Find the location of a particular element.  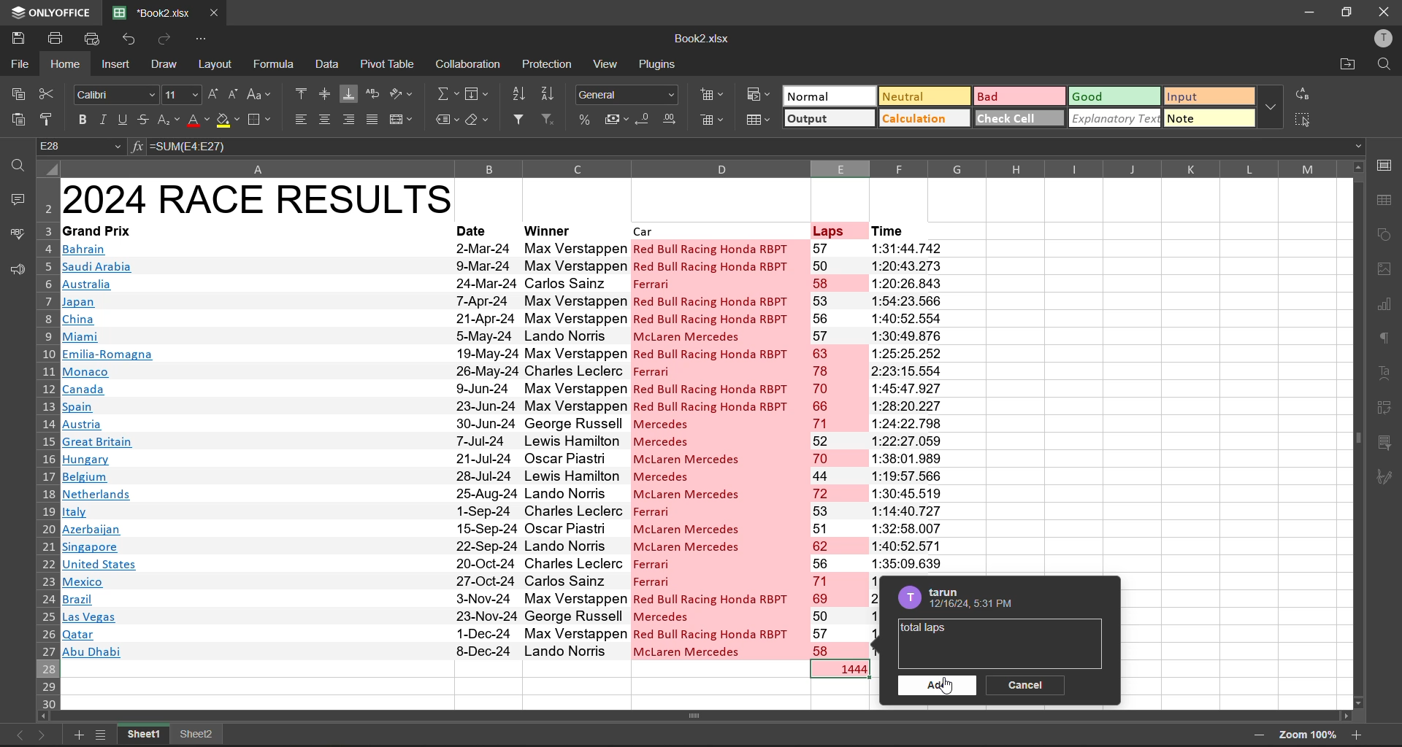

summation is located at coordinates (447, 95).